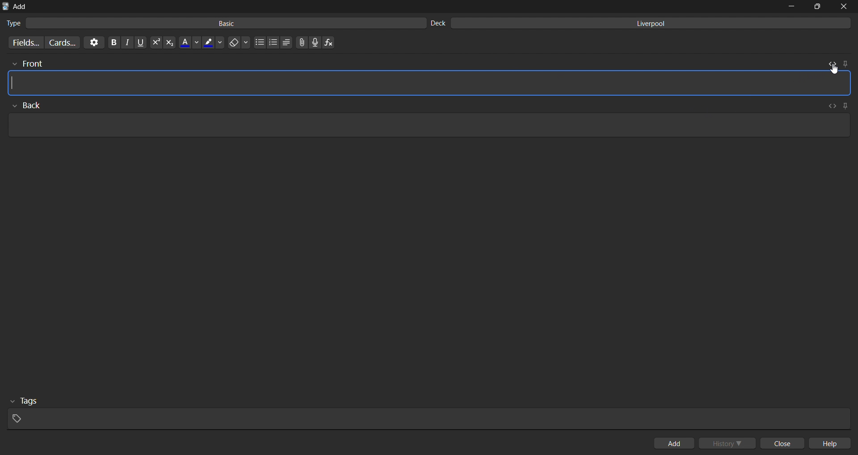  What do you see at coordinates (830, 105) in the screenshot?
I see `toggle html editor` at bounding box center [830, 105].